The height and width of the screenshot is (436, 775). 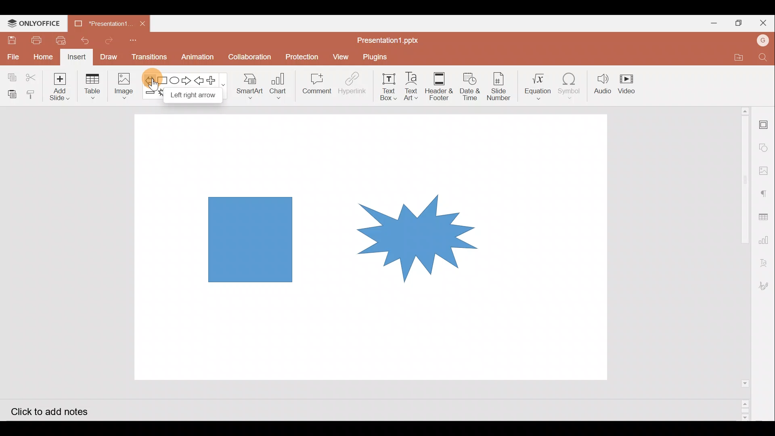 I want to click on Rectangle, so click(x=161, y=79).